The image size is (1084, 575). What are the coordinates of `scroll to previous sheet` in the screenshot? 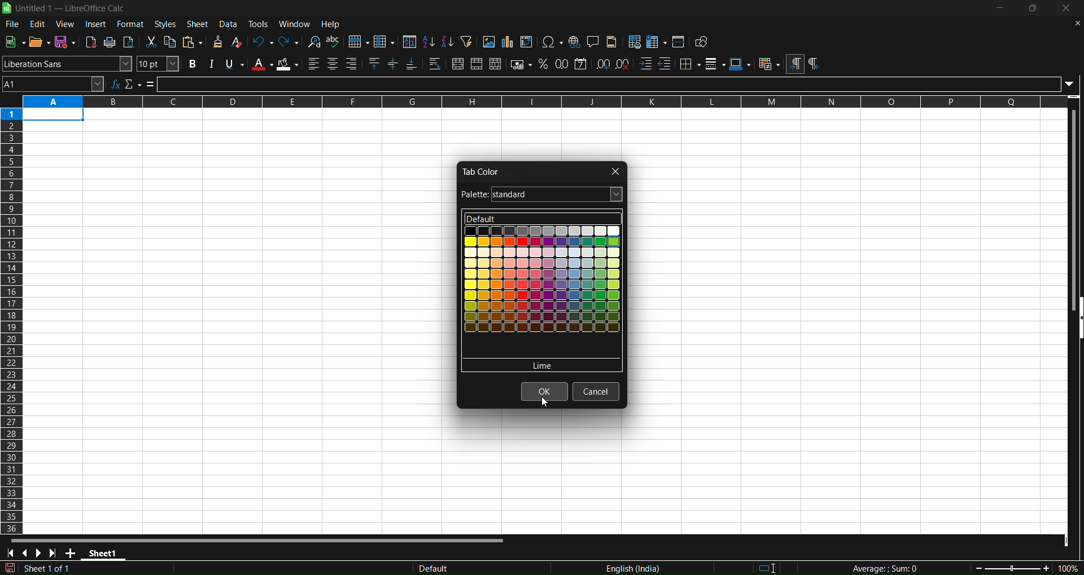 It's located at (27, 554).